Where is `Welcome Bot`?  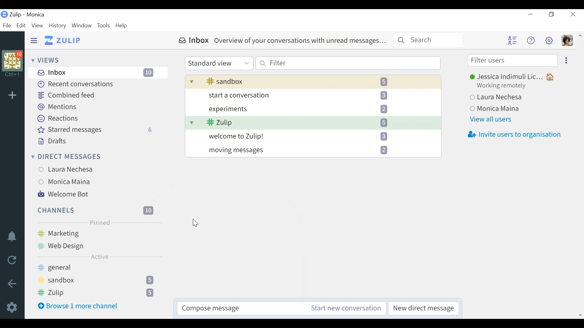 Welcome Bot is located at coordinates (64, 193).